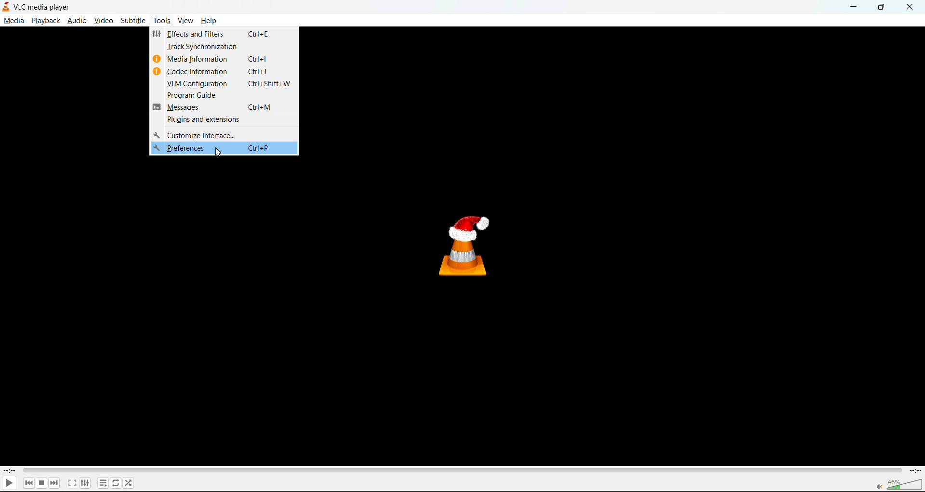  I want to click on playlist, so click(103, 482).